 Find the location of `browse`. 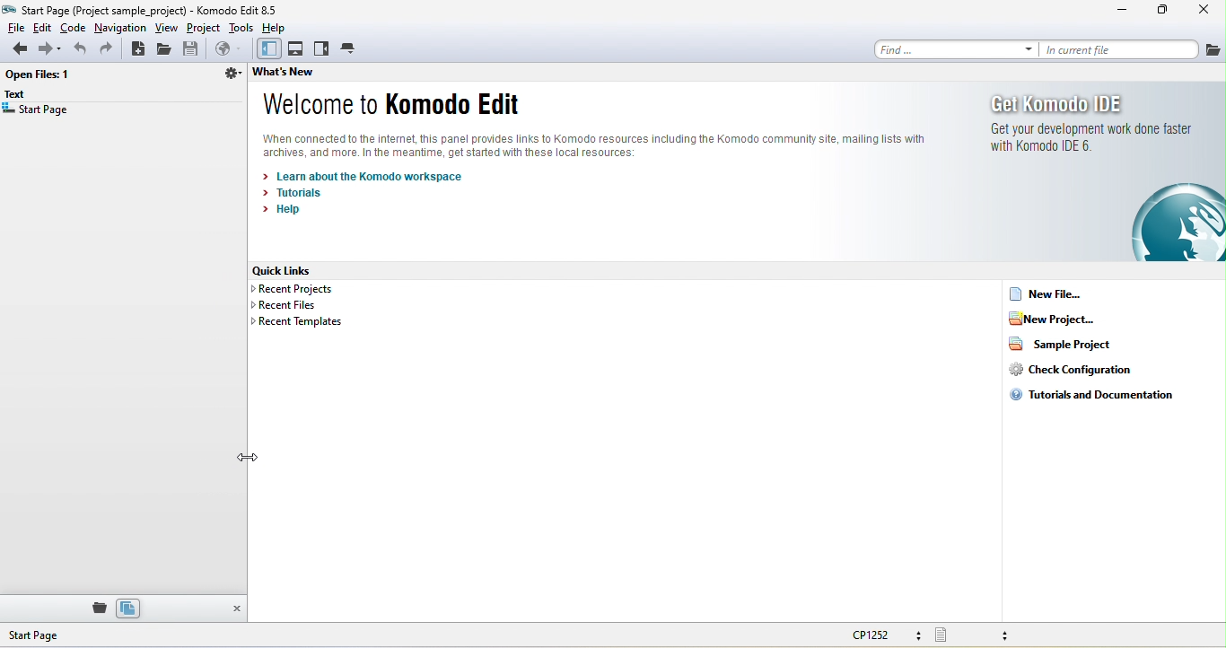

browse is located at coordinates (227, 50).